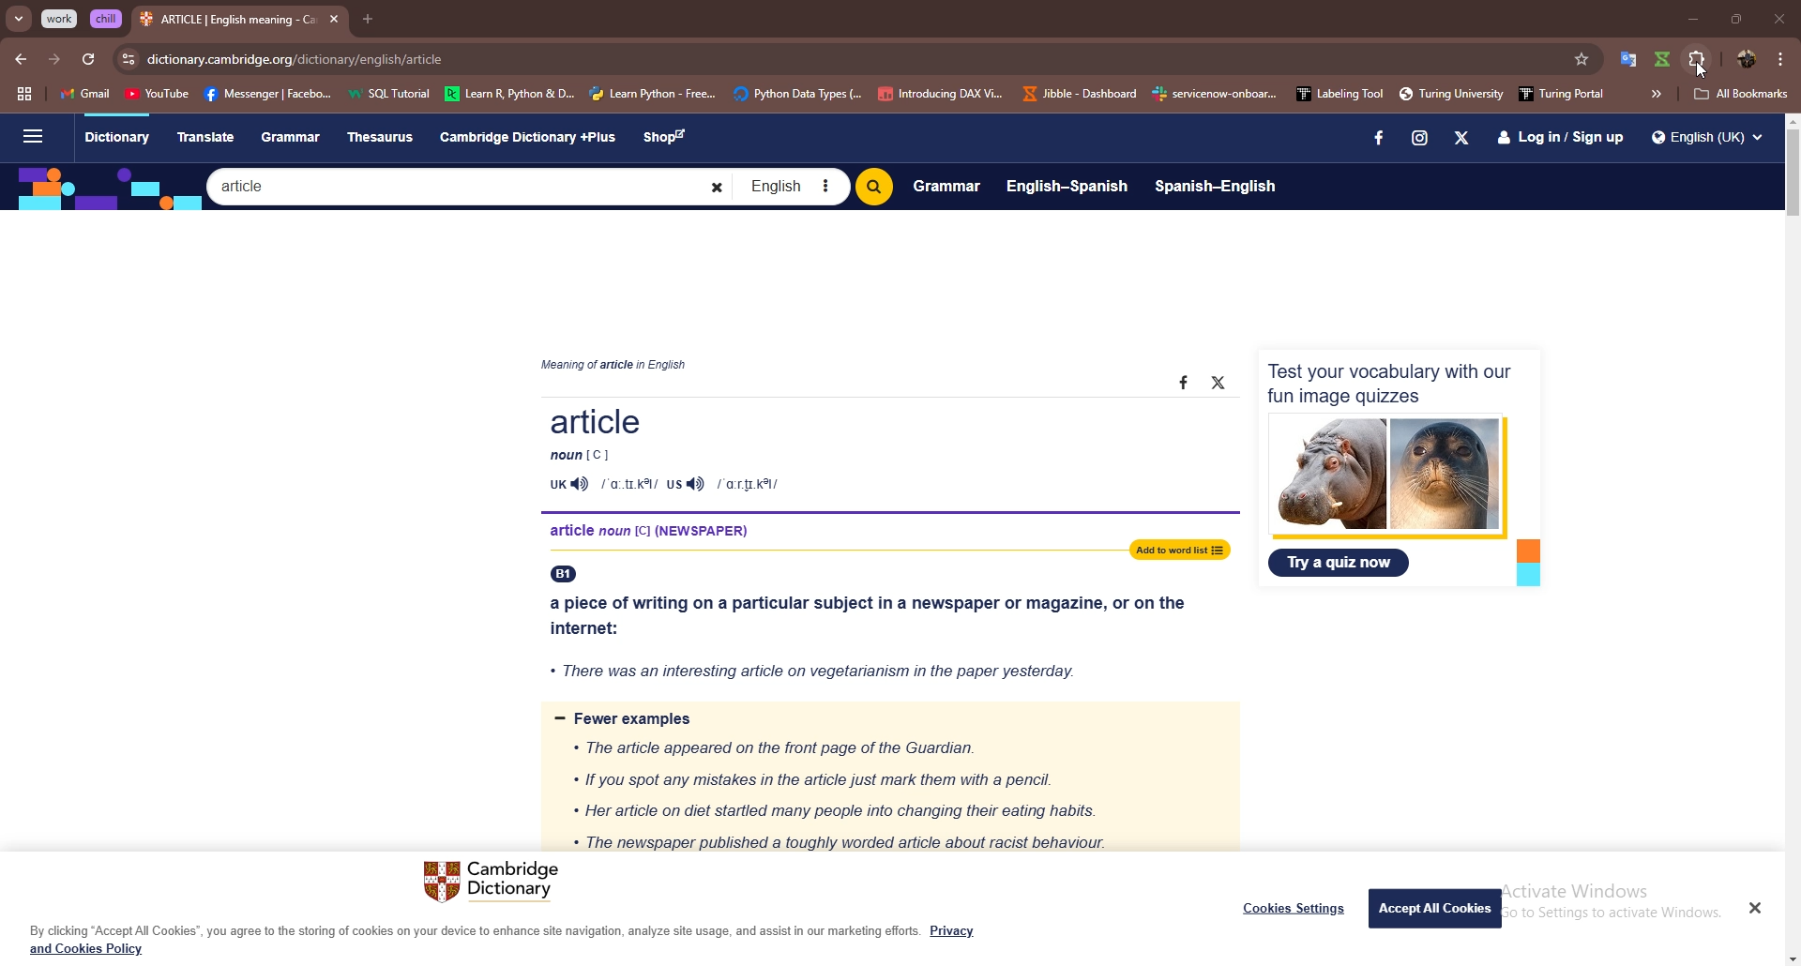  What do you see at coordinates (1735, 18) in the screenshot?
I see `resize` at bounding box center [1735, 18].